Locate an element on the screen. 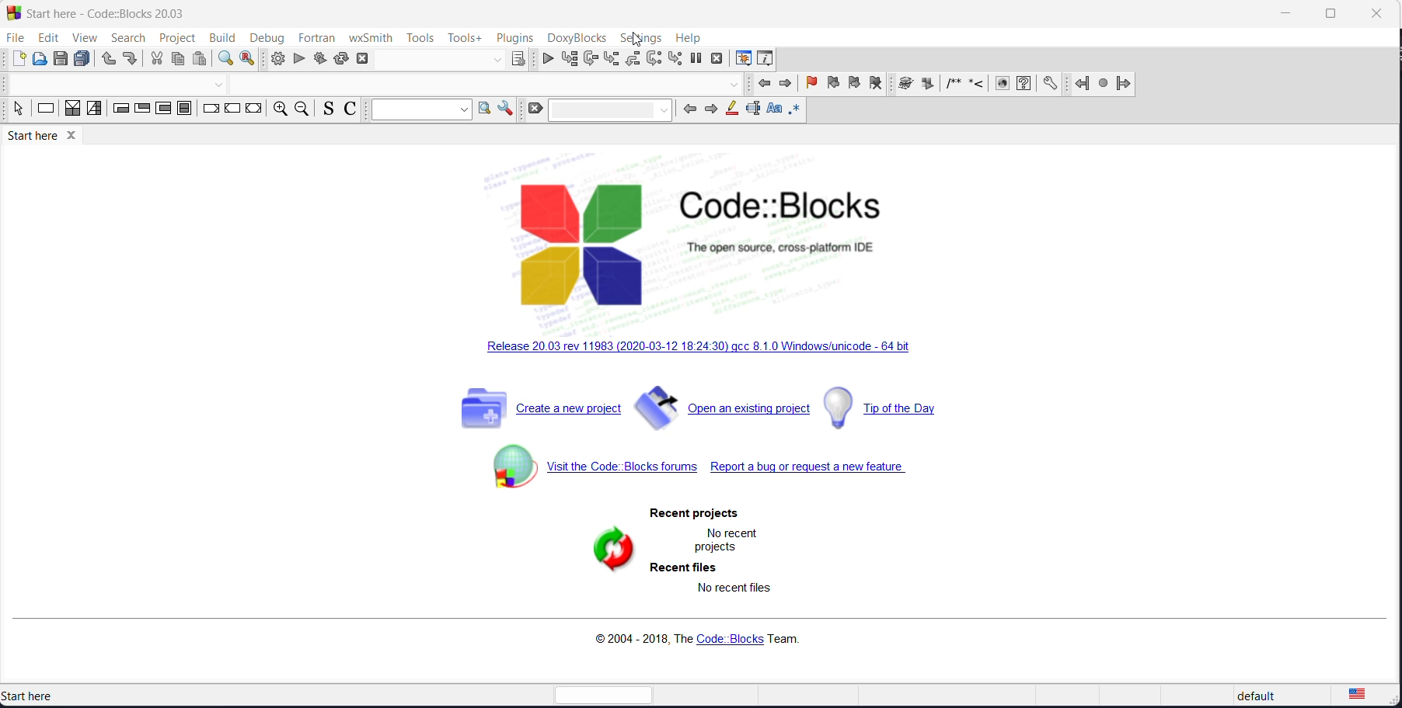  search is located at coordinates (122, 38).